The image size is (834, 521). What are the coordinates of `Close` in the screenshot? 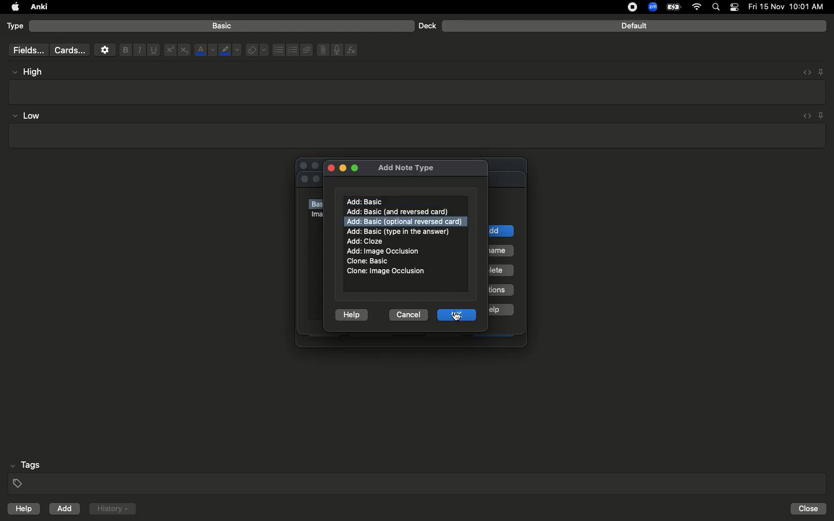 It's located at (329, 167).